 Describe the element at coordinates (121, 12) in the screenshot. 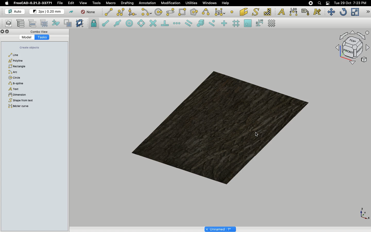

I see `Polyline` at that location.